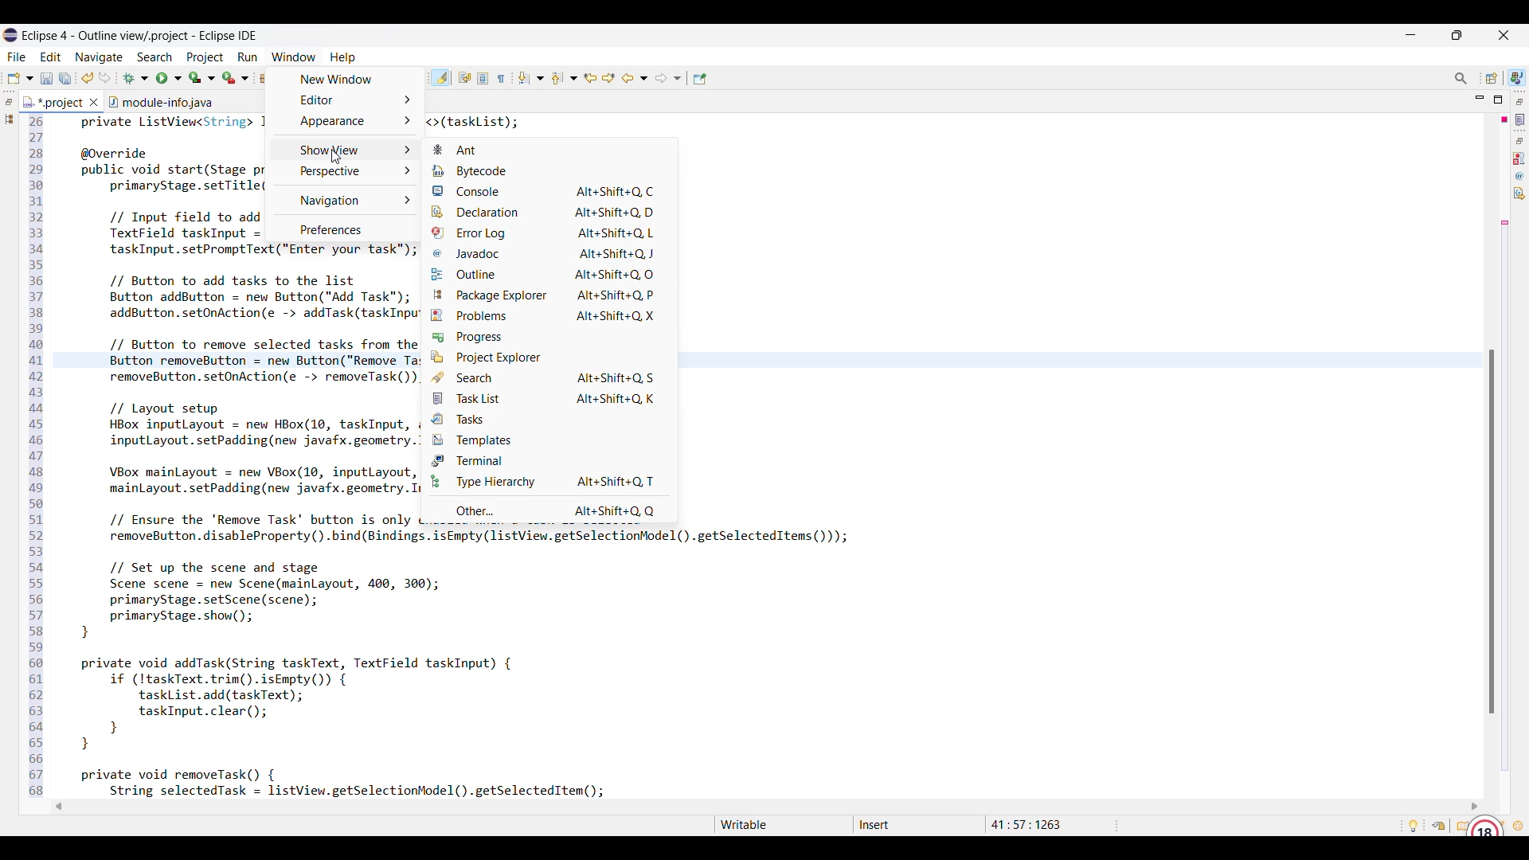 Image resolution: width=1529 pixels, height=860 pixels. What do you see at coordinates (236, 77) in the screenshot?
I see `Run last tool options` at bounding box center [236, 77].